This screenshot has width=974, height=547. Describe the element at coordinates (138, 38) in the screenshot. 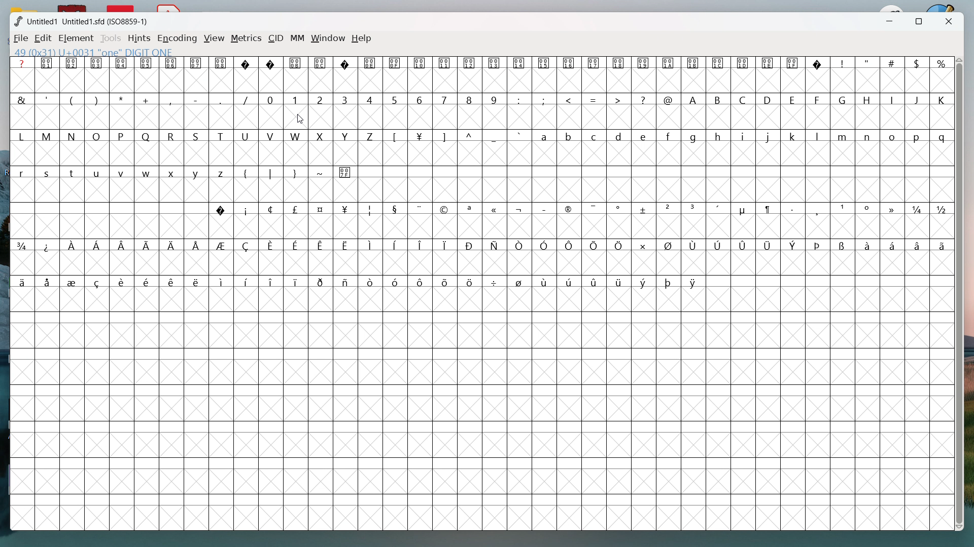

I see `hints` at that location.